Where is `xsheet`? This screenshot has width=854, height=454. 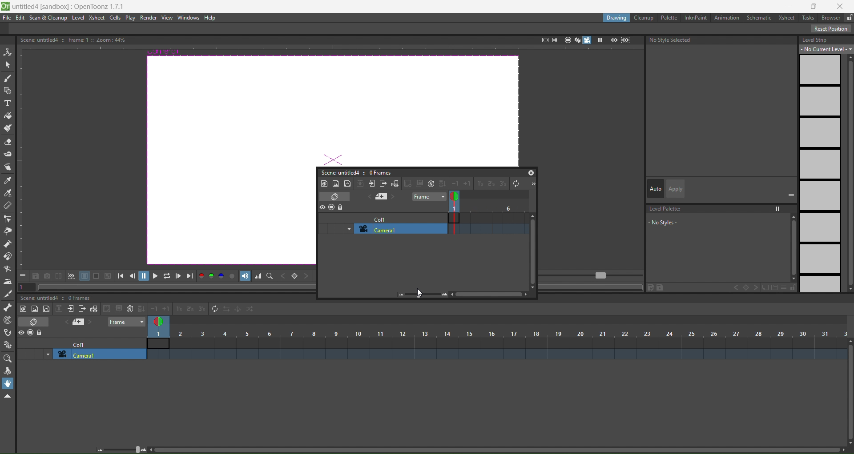 xsheet is located at coordinates (96, 17).